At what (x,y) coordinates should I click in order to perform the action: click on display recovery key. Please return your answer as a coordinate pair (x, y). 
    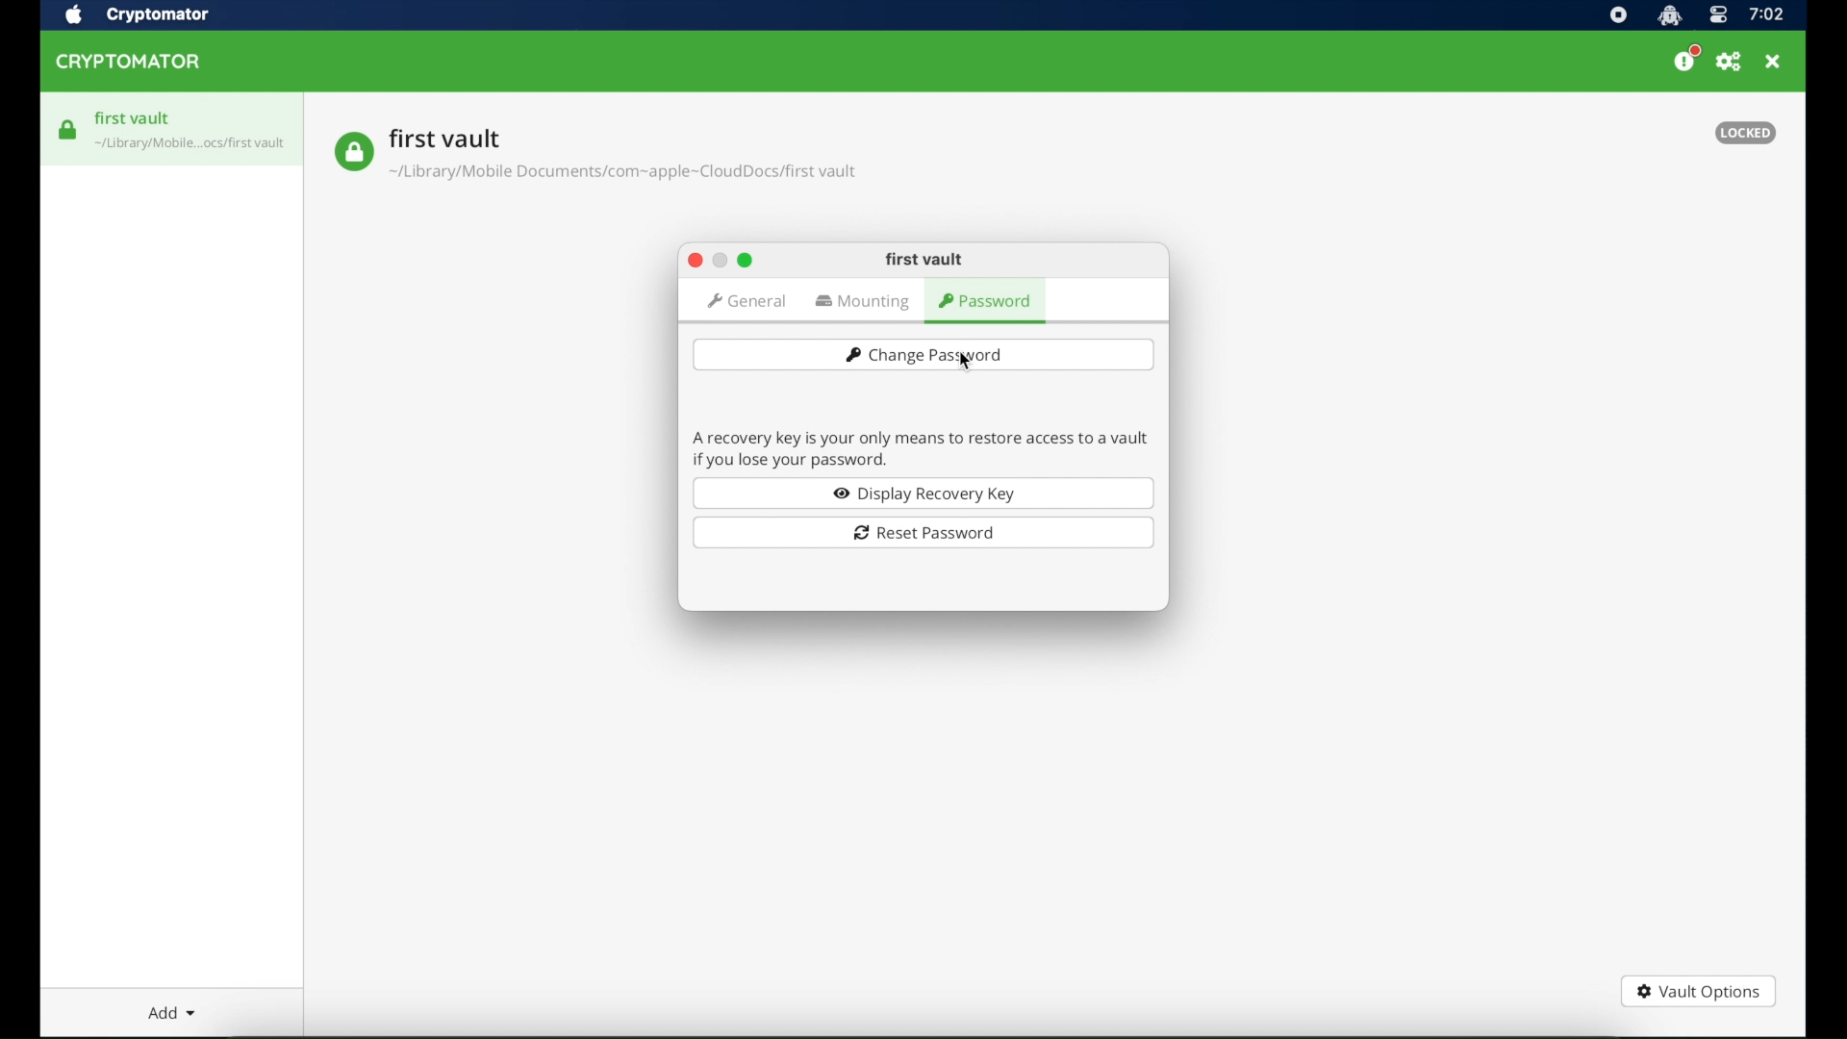
    Looking at the image, I should click on (923, 493).